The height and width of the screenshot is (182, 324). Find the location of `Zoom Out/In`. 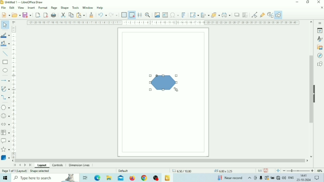

Zoom Out/In is located at coordinates (298, 171).